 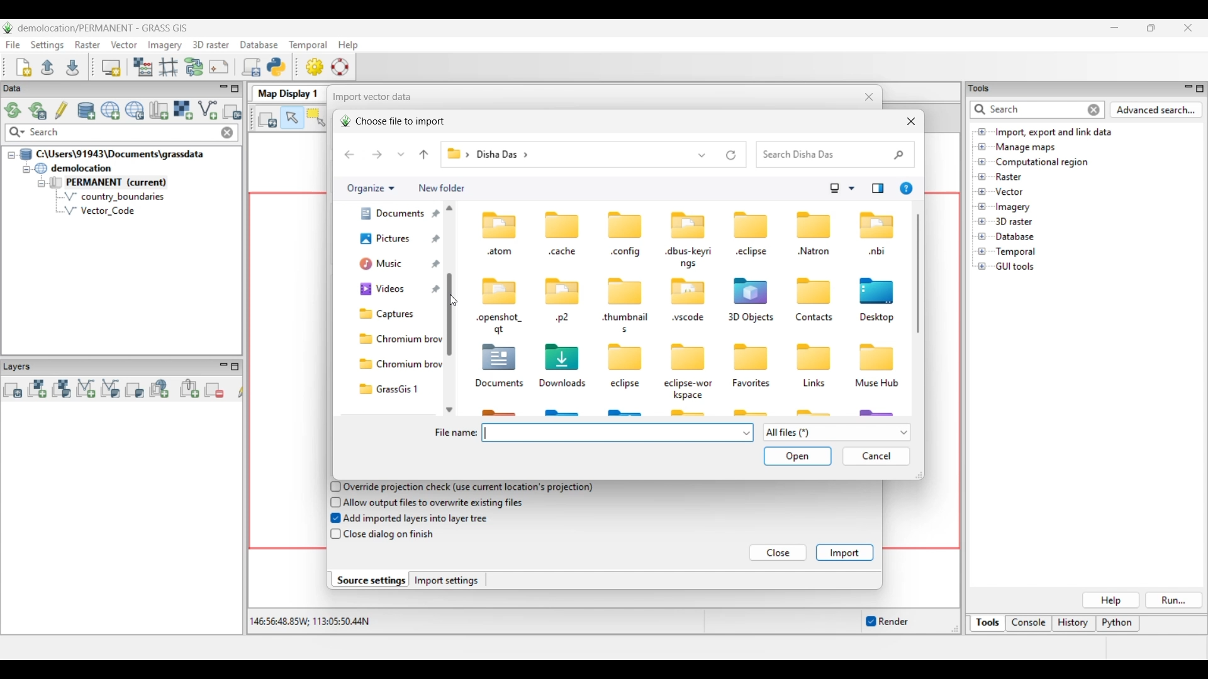 I want to click on Click to open Computational region, so click(x=982, y=162).